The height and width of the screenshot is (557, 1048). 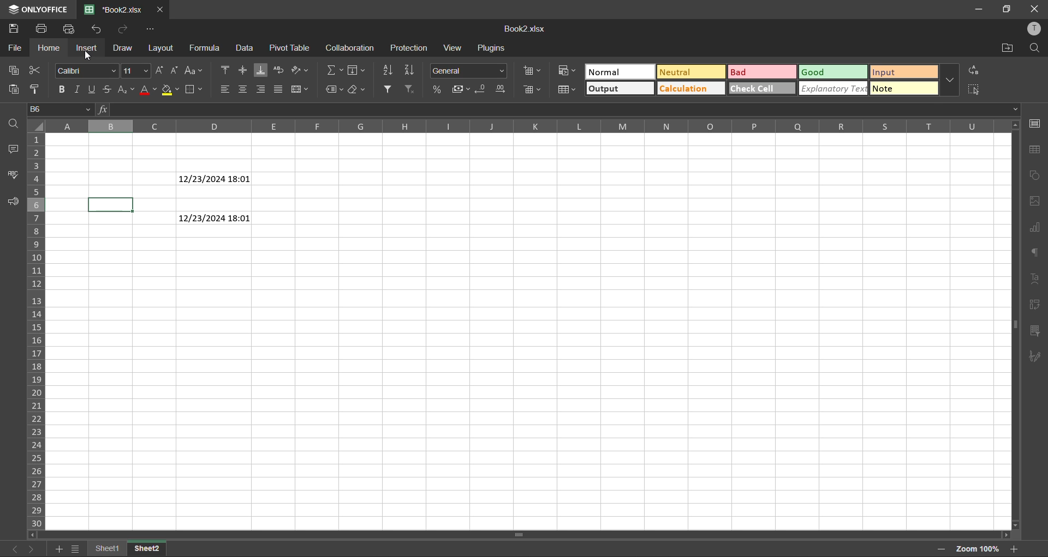 I want to click on formula bar, so click(x=557, y=108).